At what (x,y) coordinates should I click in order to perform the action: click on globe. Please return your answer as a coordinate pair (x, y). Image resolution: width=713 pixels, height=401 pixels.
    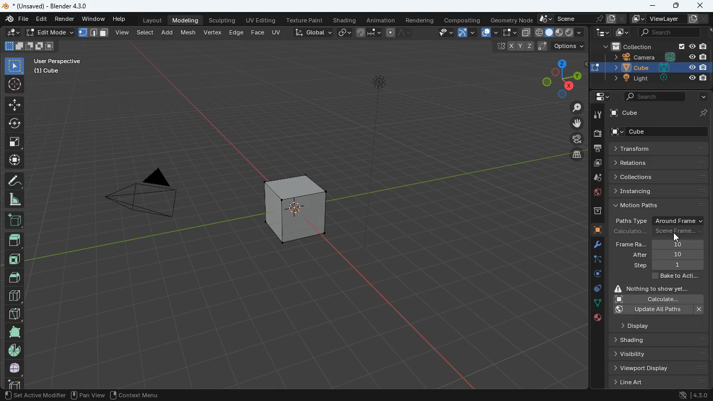
    Looking at the image, I should click on (598, 194).